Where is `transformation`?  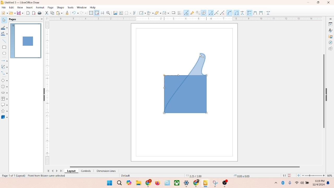
transformation is located at coordinates (141, 13).